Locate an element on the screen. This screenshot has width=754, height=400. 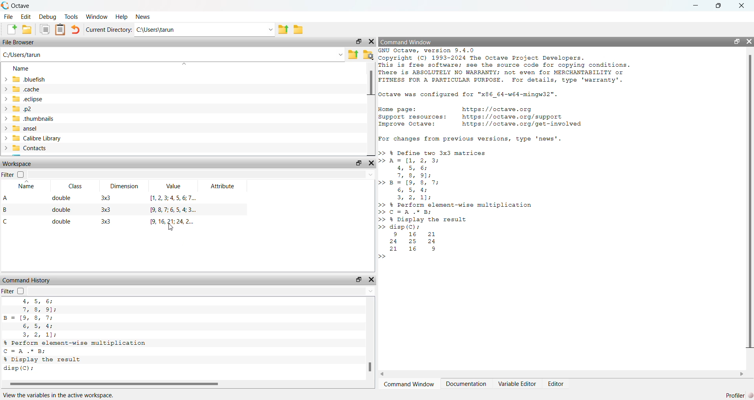
Restore Down is located at coordinates (720, 6).